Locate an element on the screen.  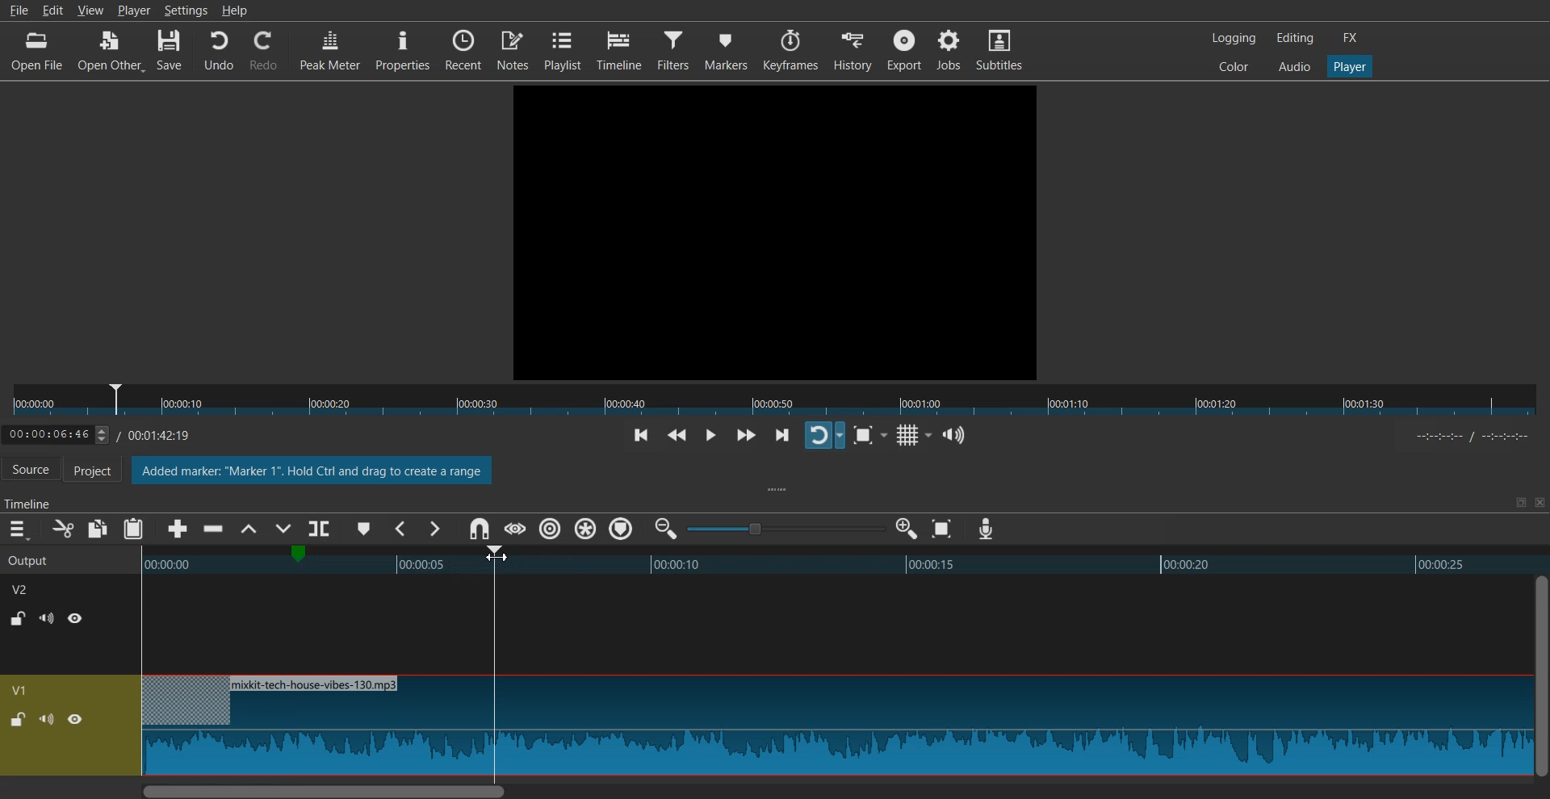
Skip to previous point is located at coordinates (641, 437).